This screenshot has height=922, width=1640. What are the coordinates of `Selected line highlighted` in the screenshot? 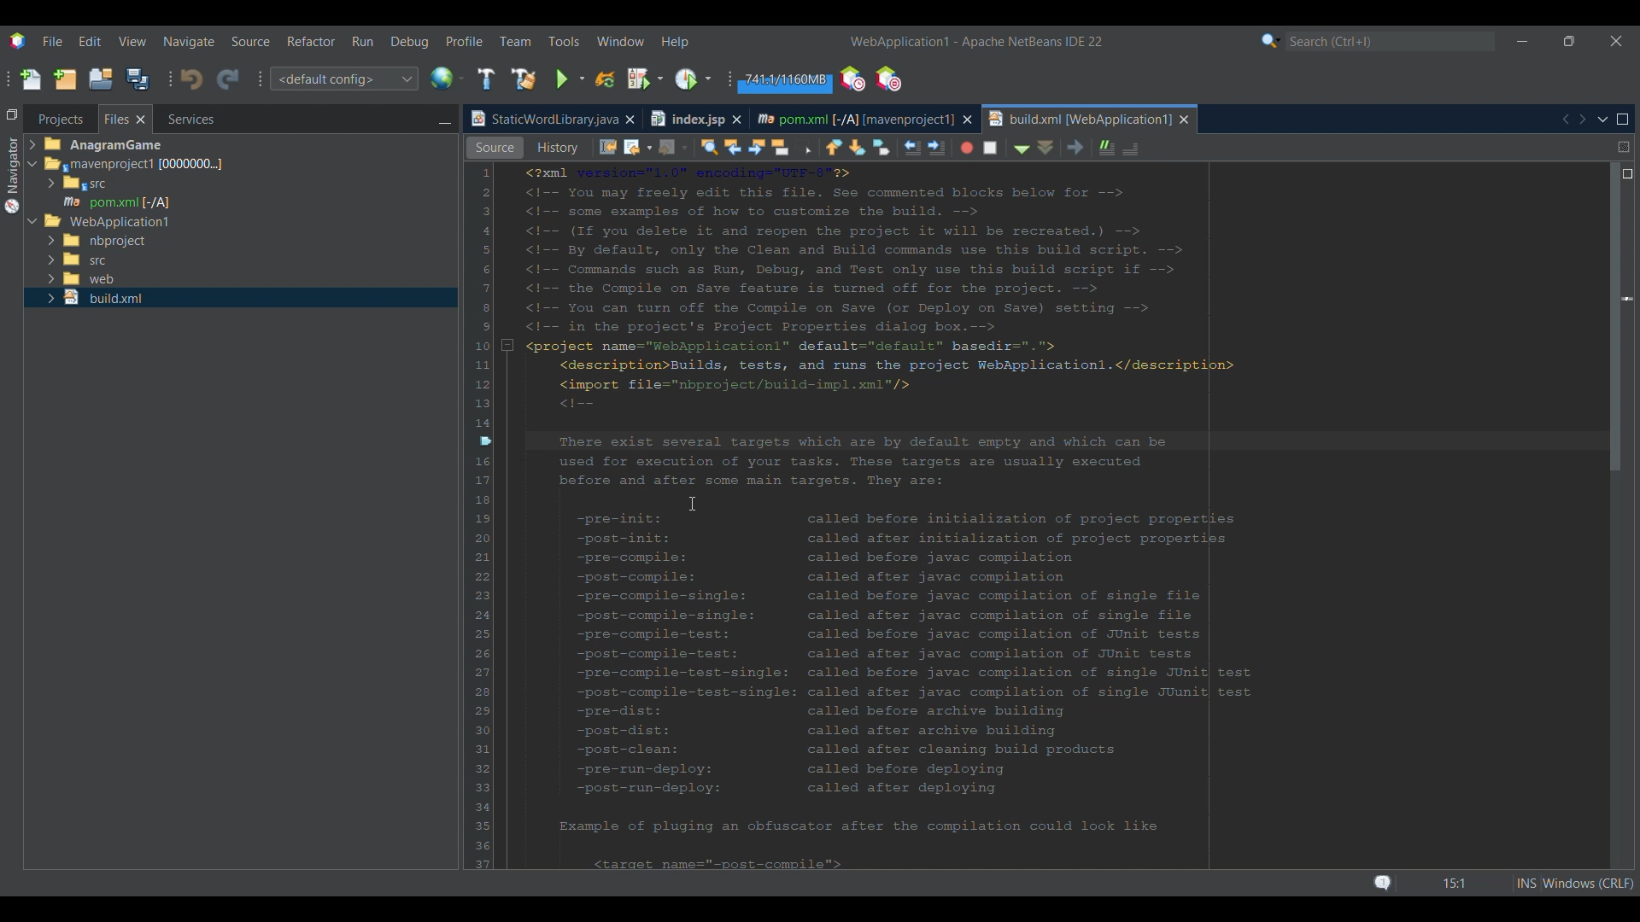 It's located at (1251, 440).